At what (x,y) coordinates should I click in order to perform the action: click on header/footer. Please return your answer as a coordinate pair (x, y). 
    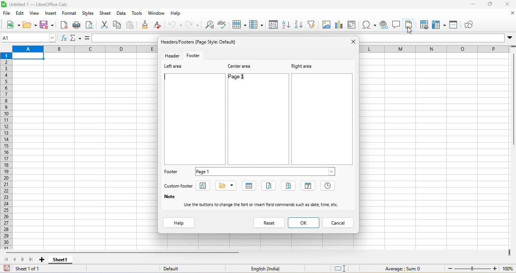
    Looking at the image, I should click on (201, 42).